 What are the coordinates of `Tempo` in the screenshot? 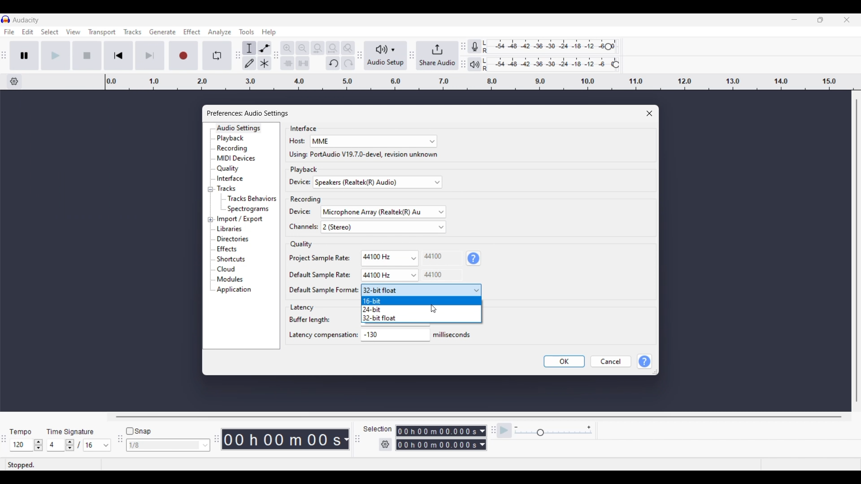 It's located at (20, 431).